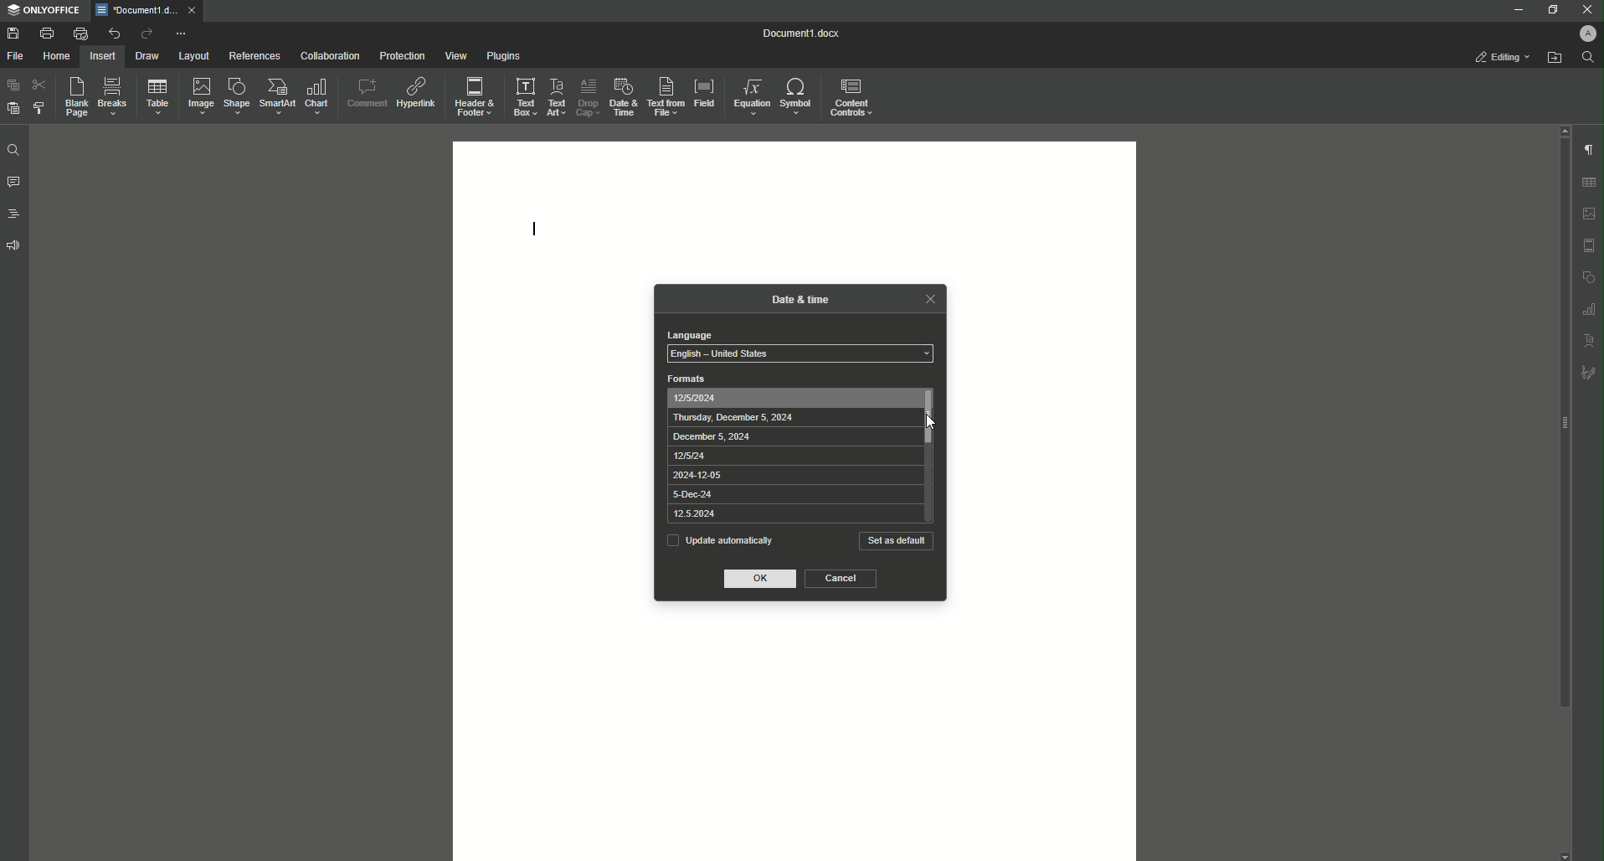  Describe the element at coordinates (929, 298) in the screenshot. I see `close` at that location.